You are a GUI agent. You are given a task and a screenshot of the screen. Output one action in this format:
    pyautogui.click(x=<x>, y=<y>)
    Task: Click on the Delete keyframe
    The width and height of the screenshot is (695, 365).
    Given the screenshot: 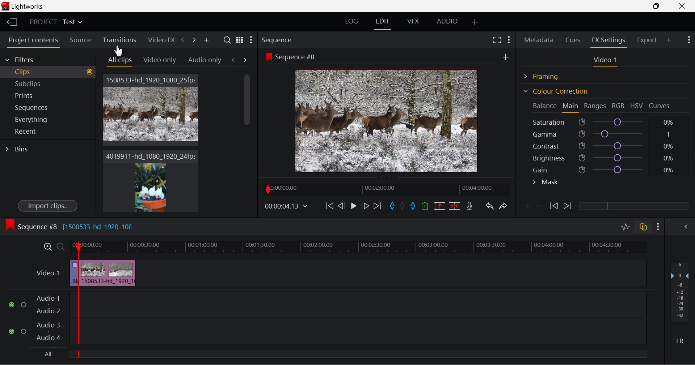 What is the action you would take?
    pyautogui.click(x=539, y=207)
    